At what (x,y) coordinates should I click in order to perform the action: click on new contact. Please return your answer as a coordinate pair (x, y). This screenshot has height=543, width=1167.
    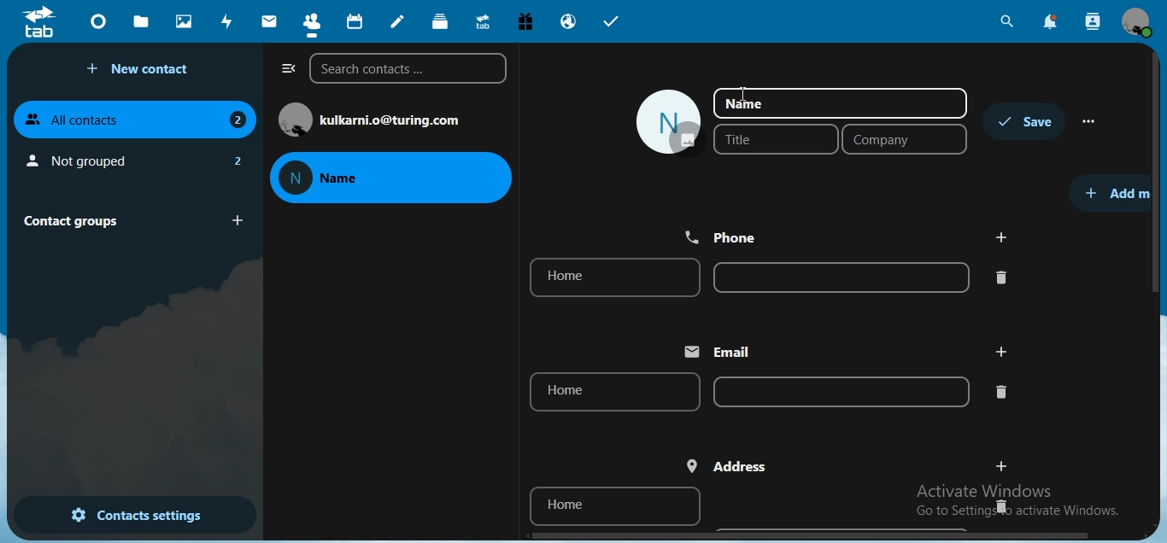
    Looking at the image, I should click on (141, 69).